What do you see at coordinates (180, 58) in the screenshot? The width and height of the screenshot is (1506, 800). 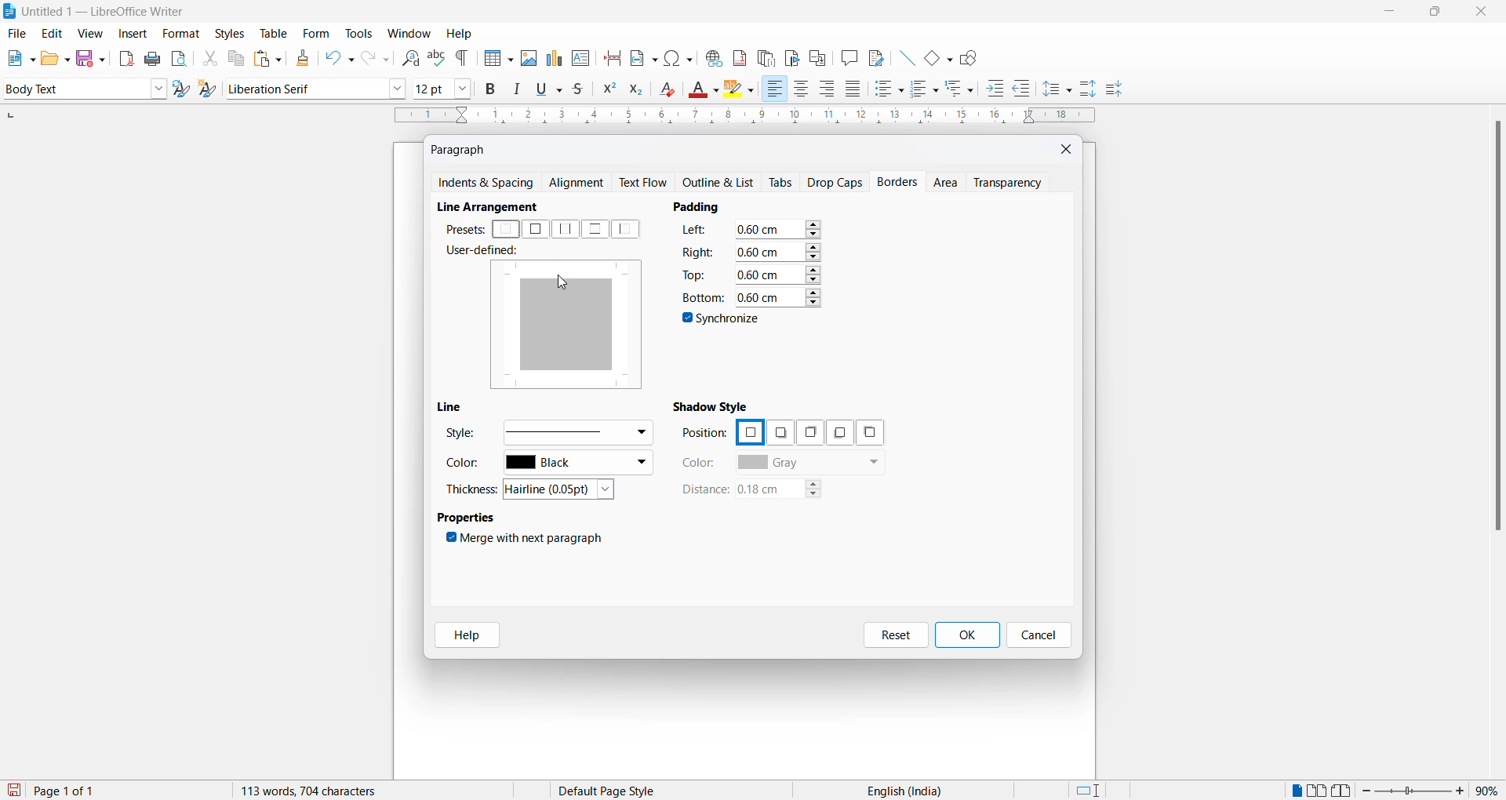 I see `print preview` at bounding box center [180, 58].